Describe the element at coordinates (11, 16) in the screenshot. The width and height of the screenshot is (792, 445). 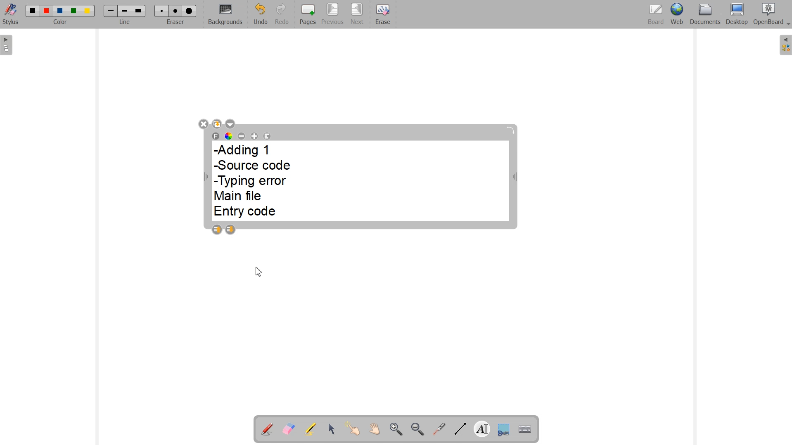
I see `Stylus` at that location.